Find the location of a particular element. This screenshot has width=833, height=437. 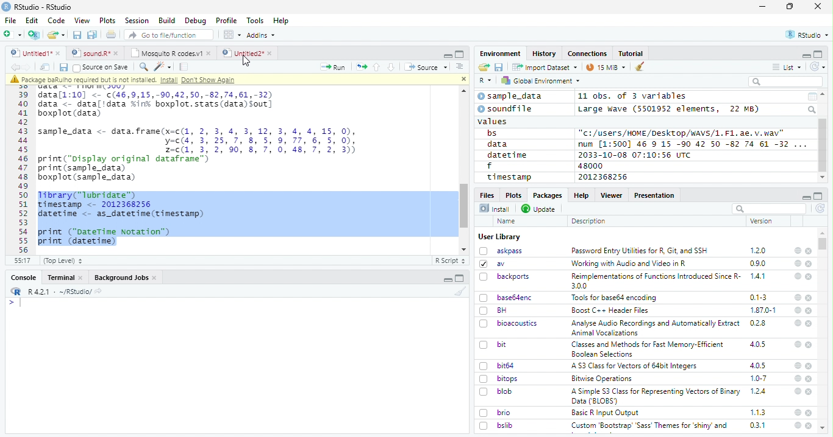

close is located at coordinates (810, 366).